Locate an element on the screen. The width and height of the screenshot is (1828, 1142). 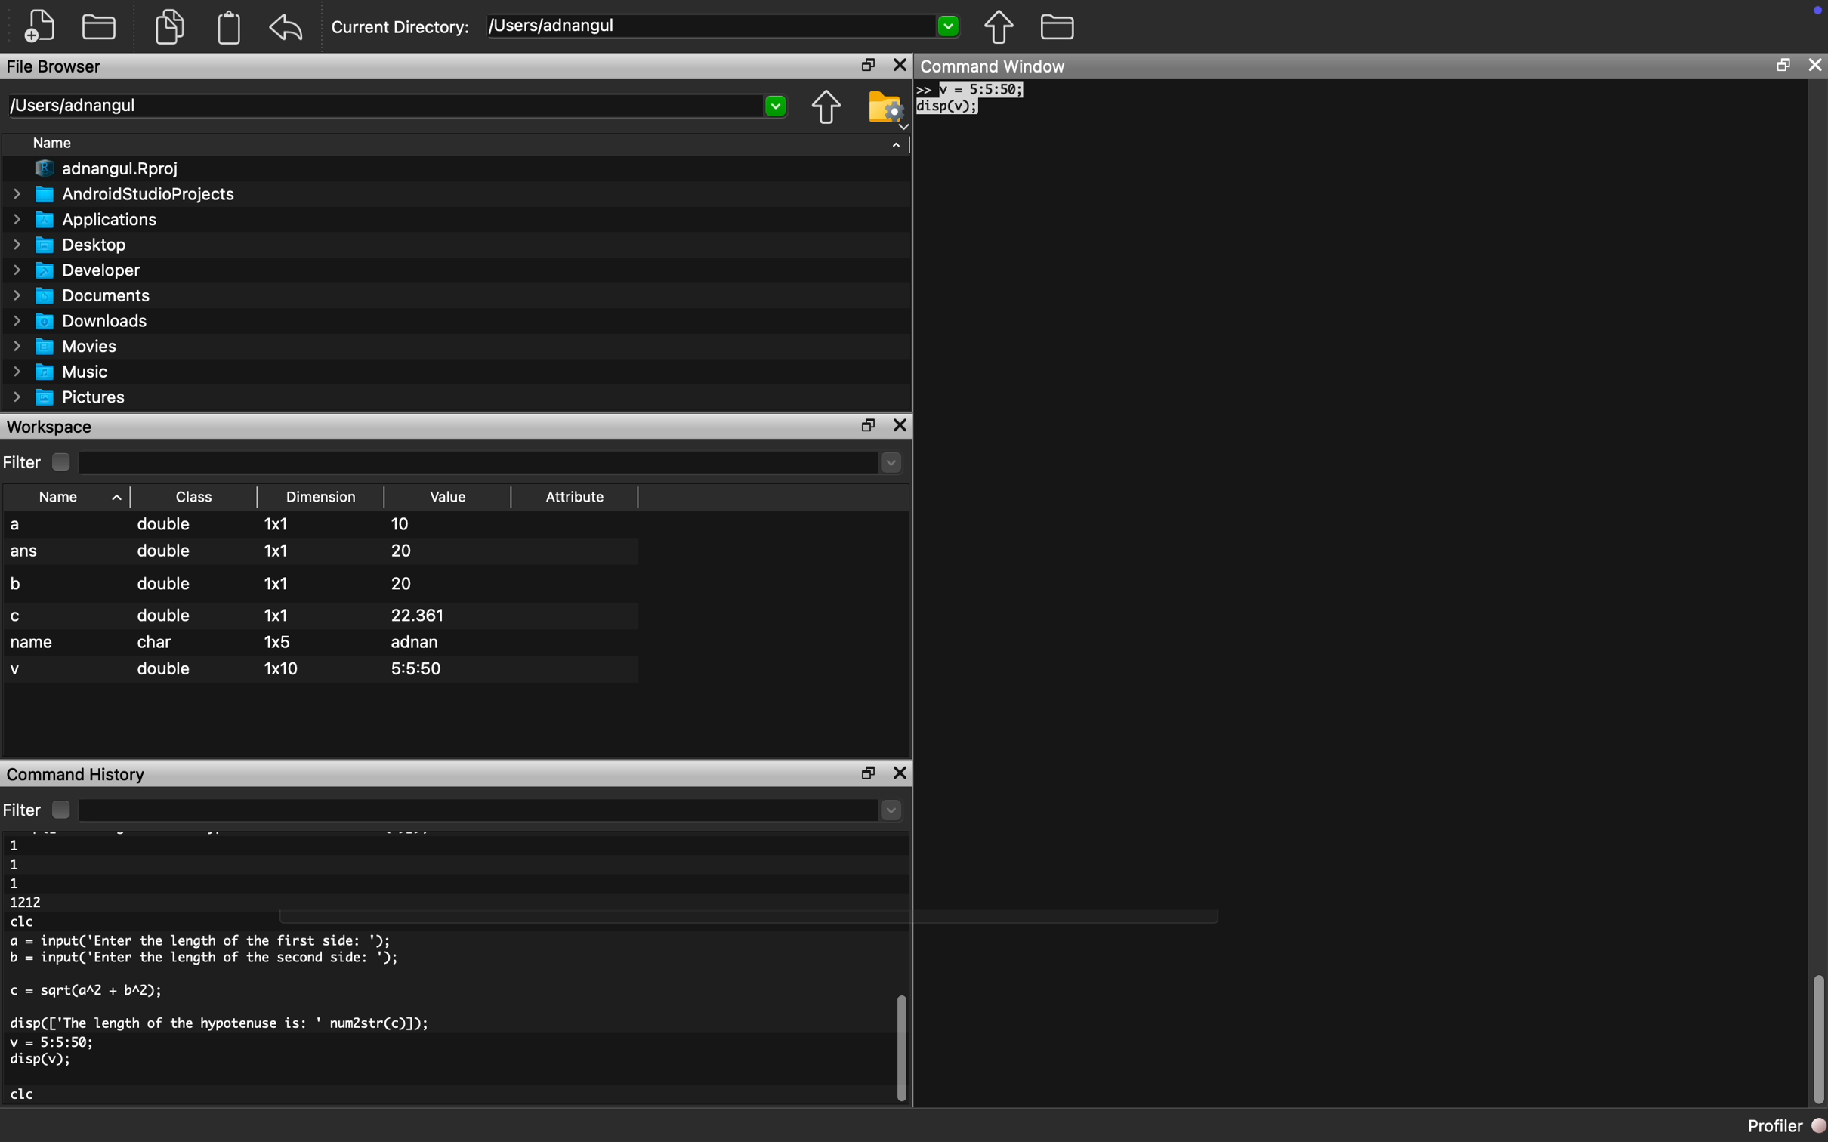
Music is located at coordinates (61, 372).